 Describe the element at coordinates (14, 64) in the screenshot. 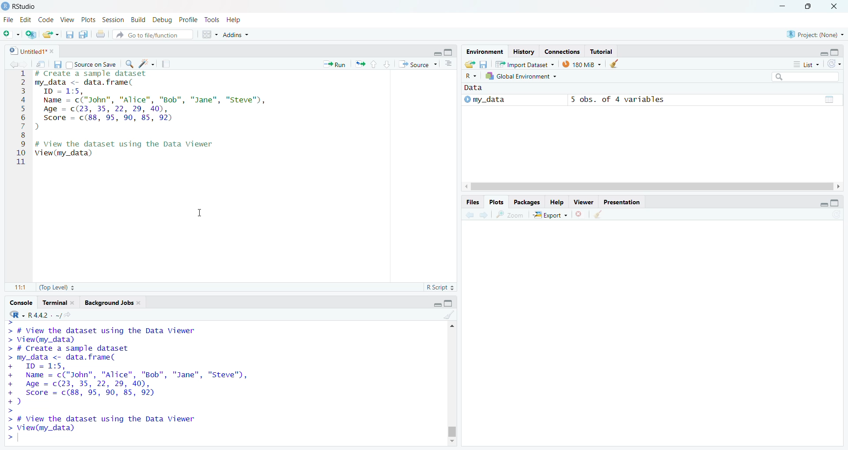

I see `Back` at that location.